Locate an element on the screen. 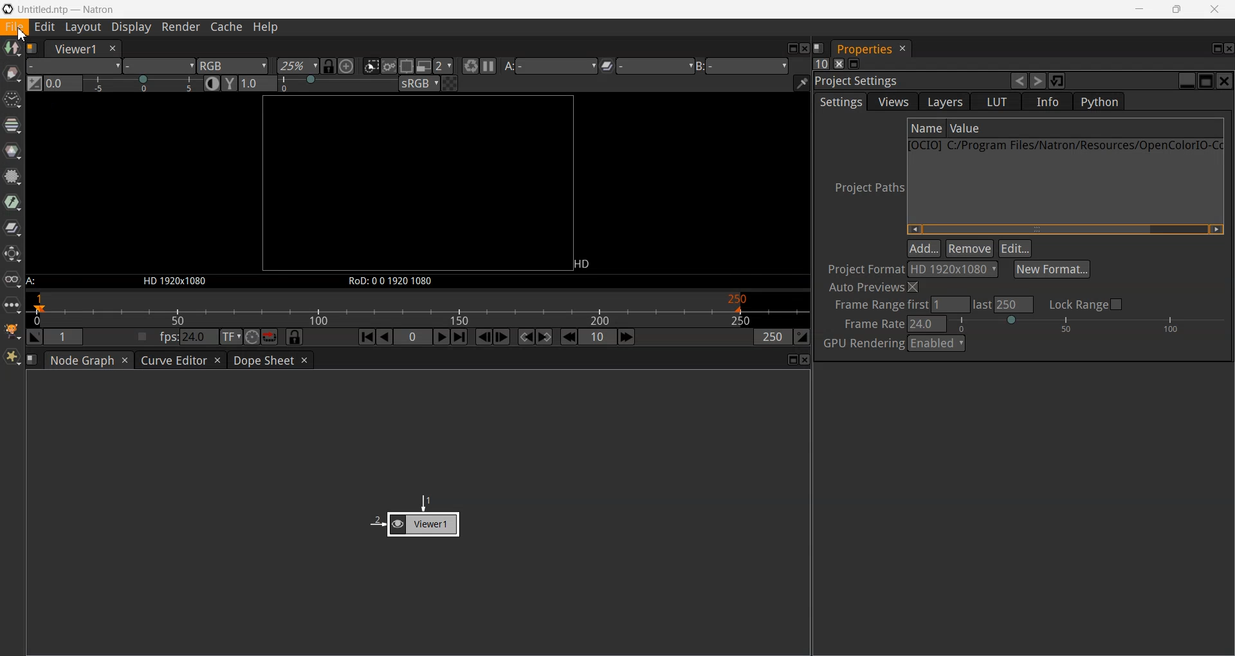 Image resolution: width=1235 pixels, height=656 pixels. Play backward is located at coordinates (385, 337).